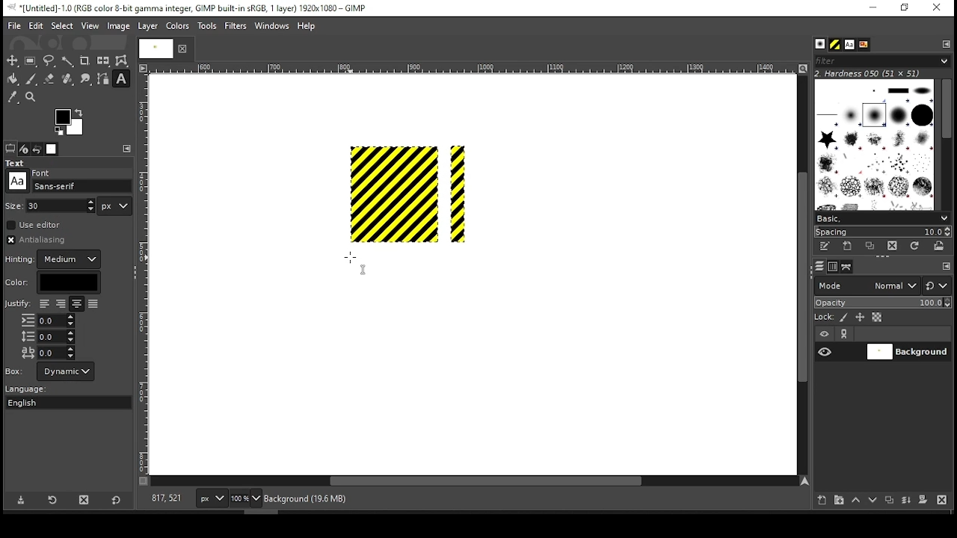  I want to click on , so click(153, 48).